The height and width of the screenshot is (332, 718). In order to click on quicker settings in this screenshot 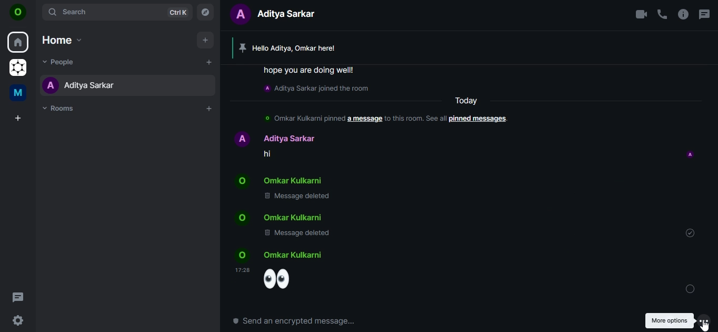, I will do `click(17, 321)`.